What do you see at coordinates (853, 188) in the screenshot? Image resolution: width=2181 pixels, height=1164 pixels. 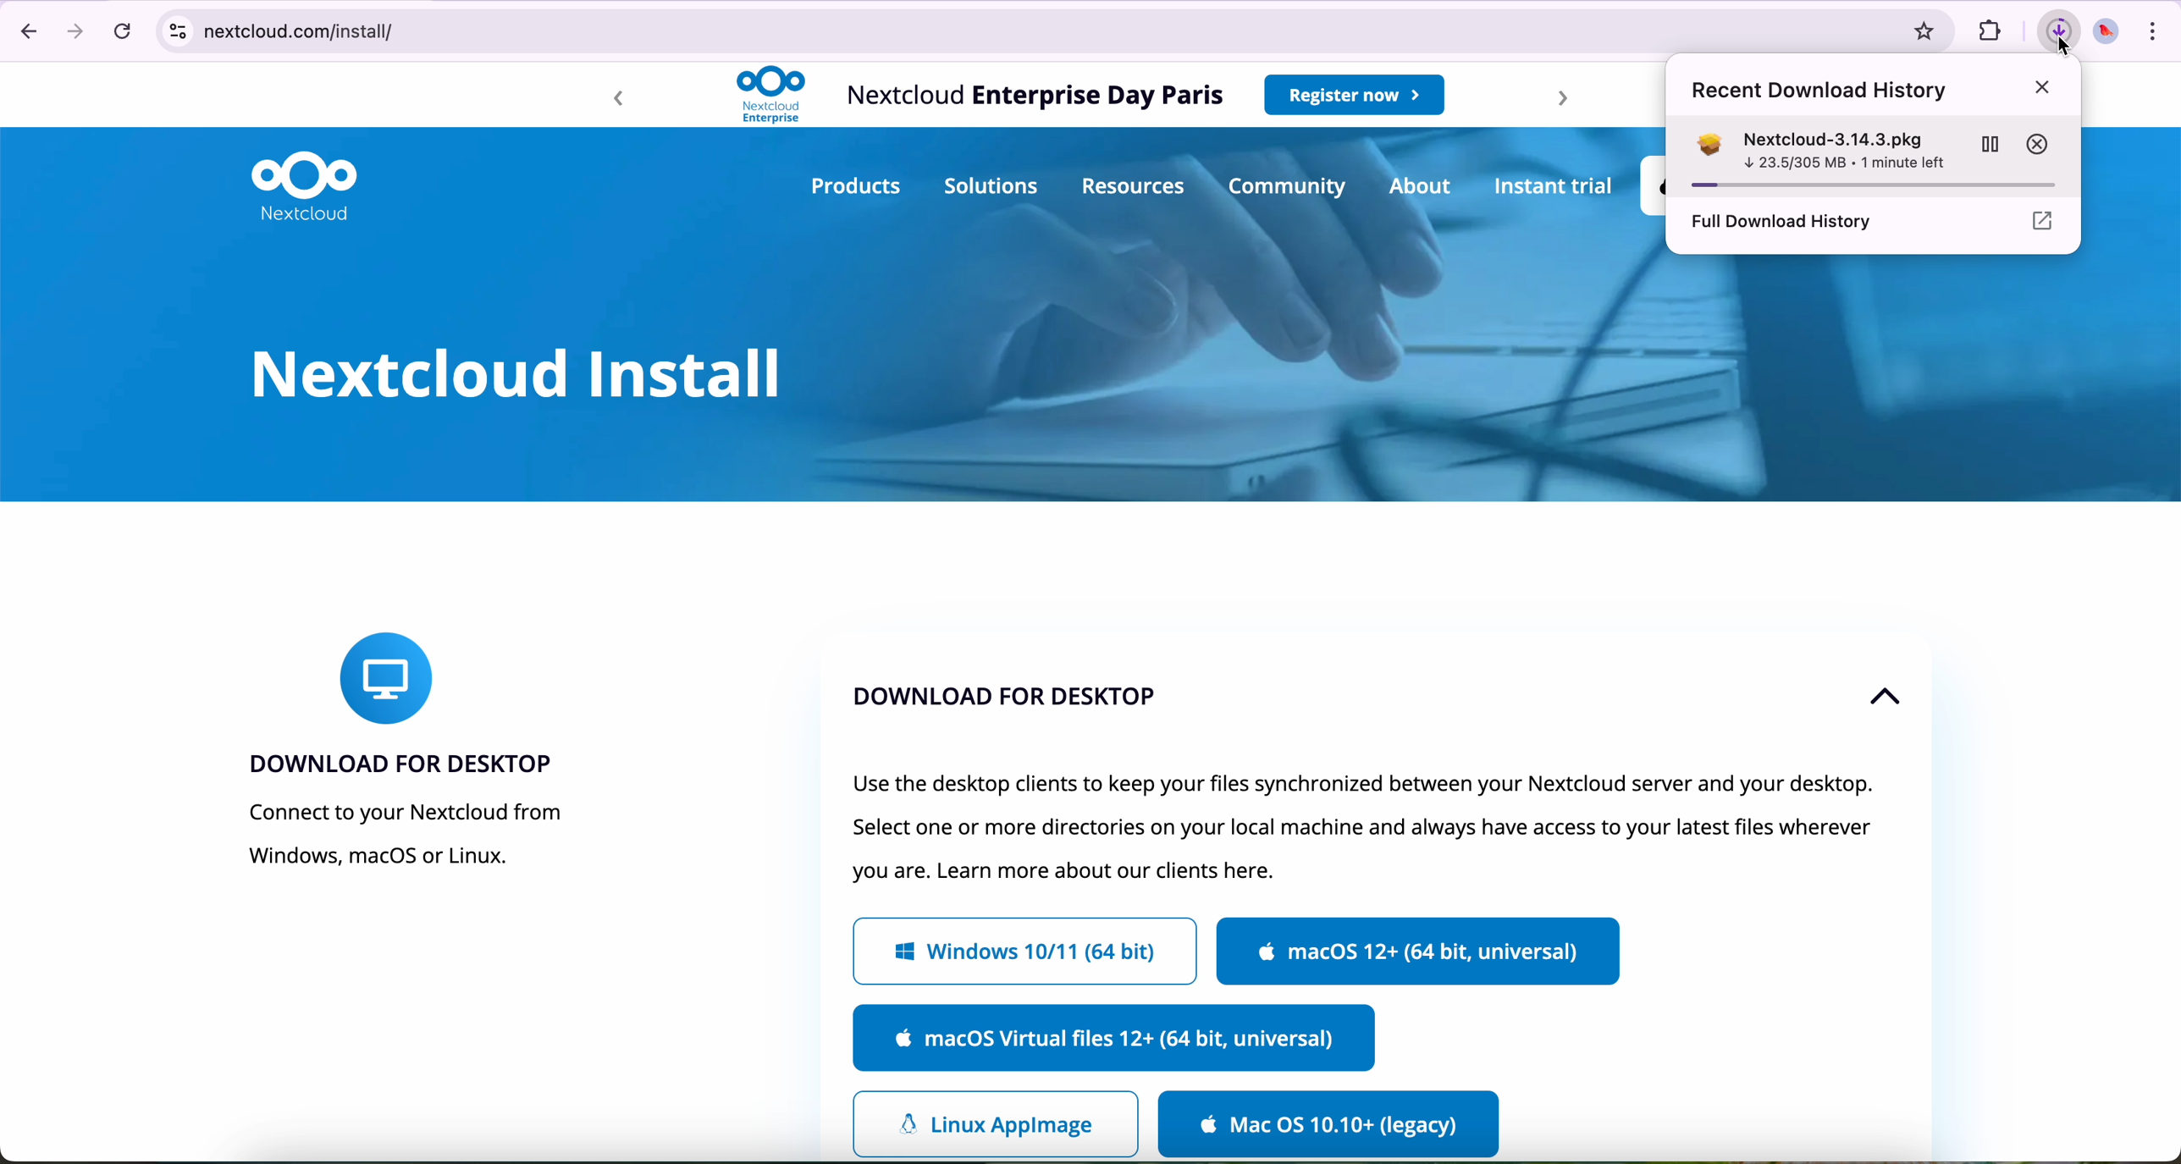 I see `products` at bounding box center [853, 188].